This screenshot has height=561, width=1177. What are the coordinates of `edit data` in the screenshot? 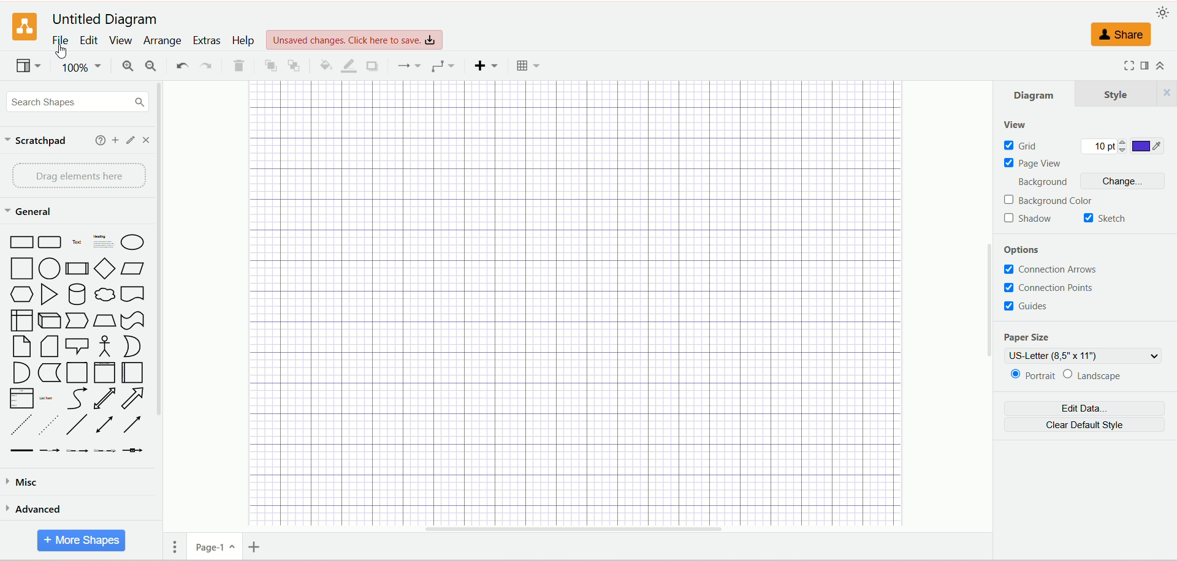 It's located at (1084, 410).